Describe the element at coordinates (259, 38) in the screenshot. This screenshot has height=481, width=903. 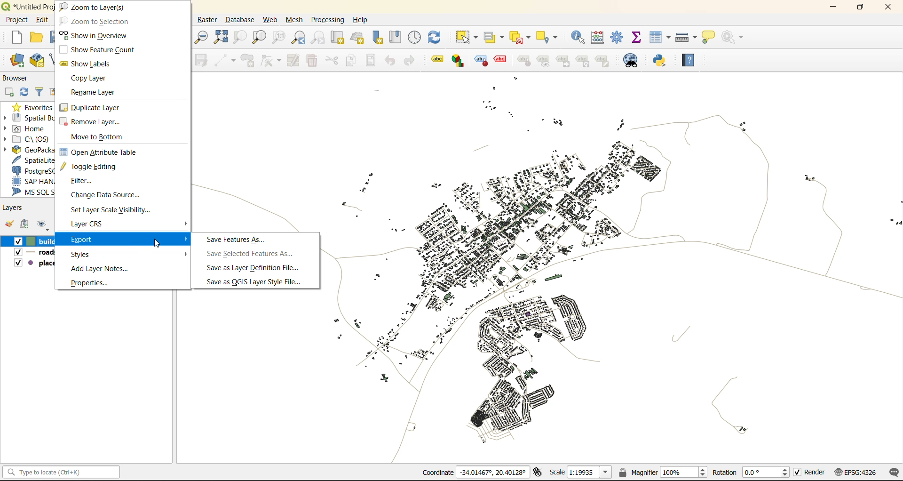
I see `zoom layer` at that location.